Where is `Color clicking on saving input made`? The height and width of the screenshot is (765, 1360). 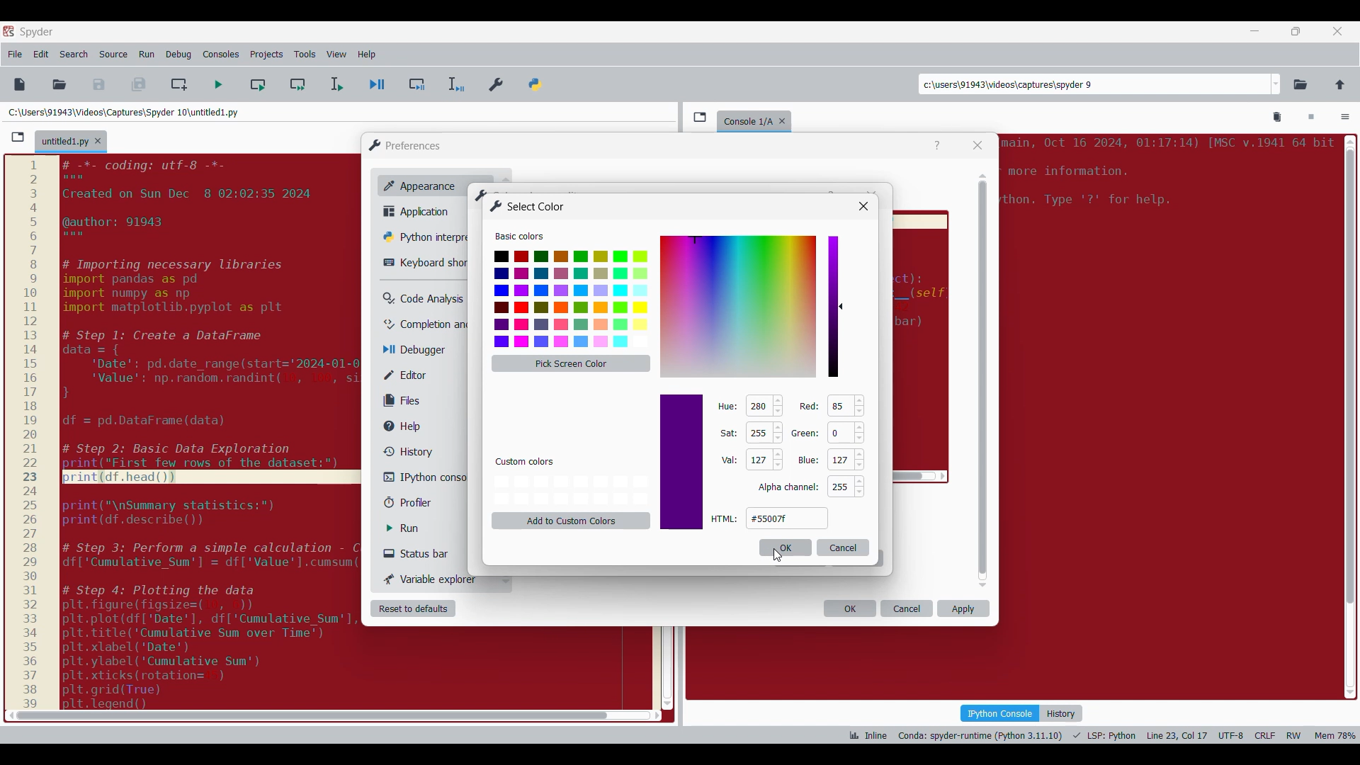
Color clicking on saving input made is located at coordinates (777, 555).